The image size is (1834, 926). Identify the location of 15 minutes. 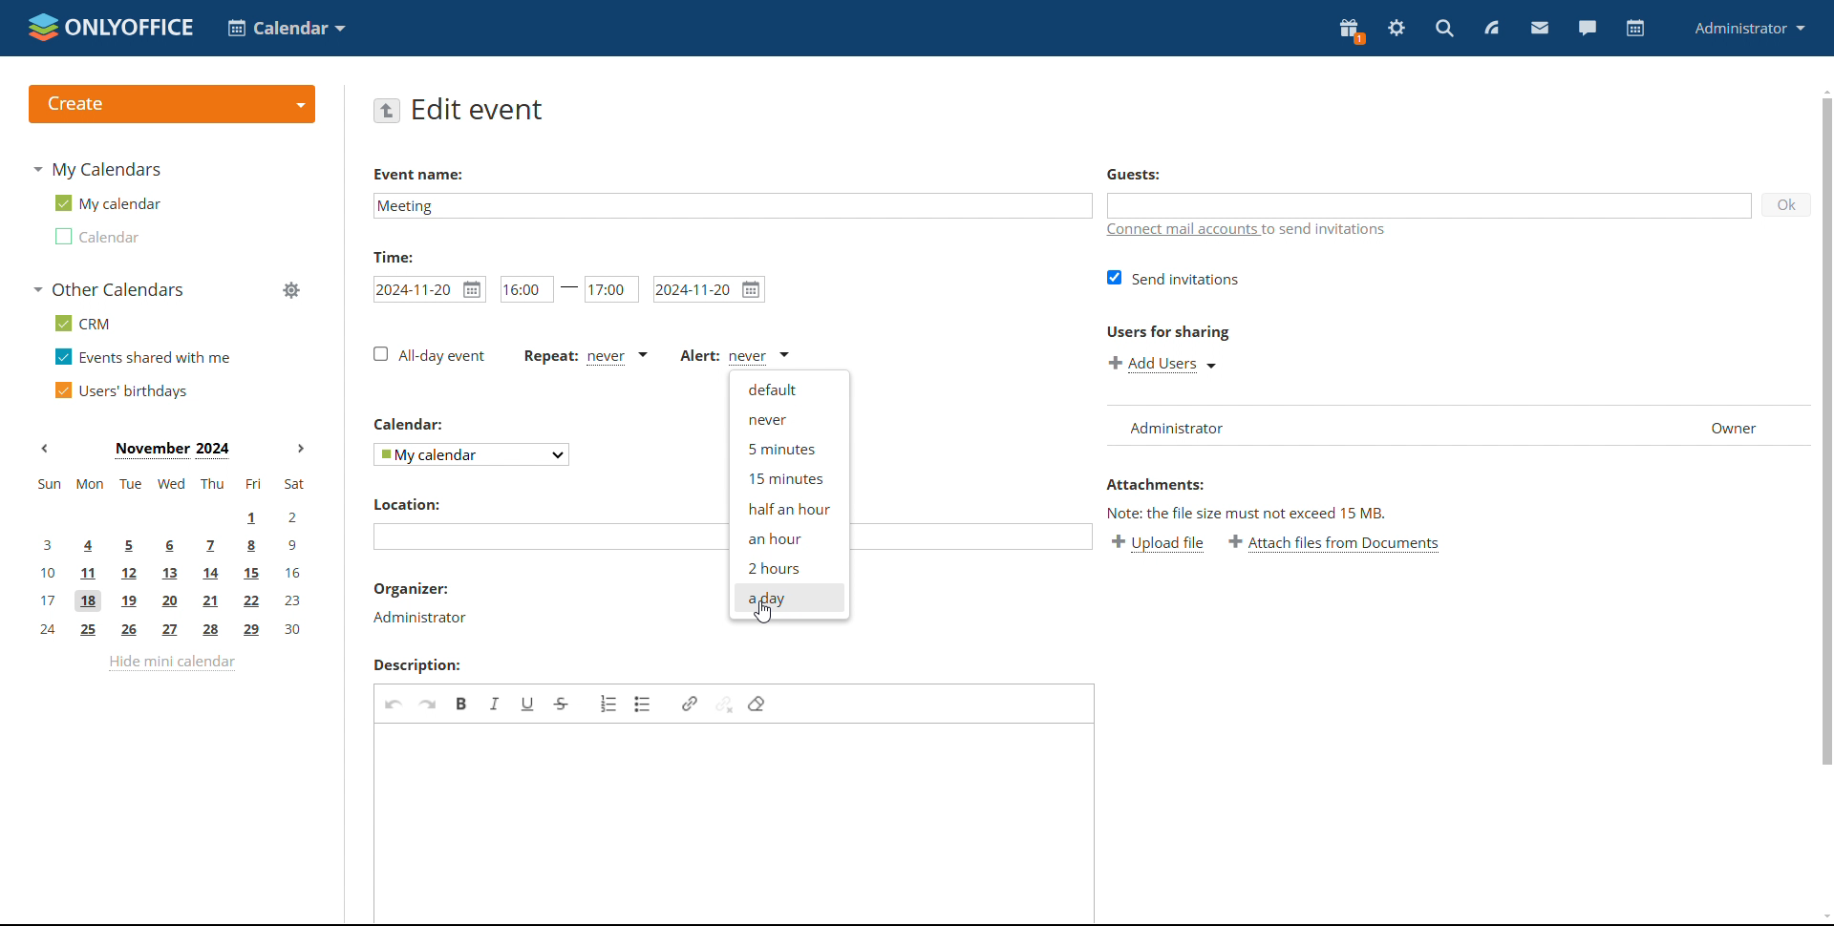
(786, 477).